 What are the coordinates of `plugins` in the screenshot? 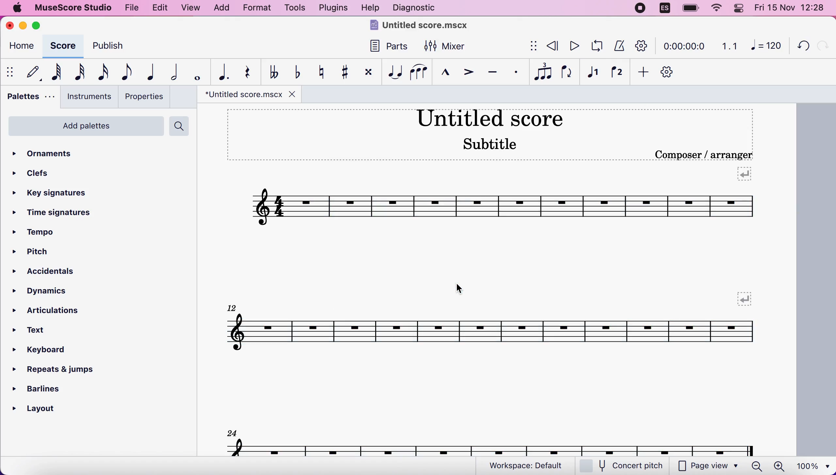 It's located at (332, 8).